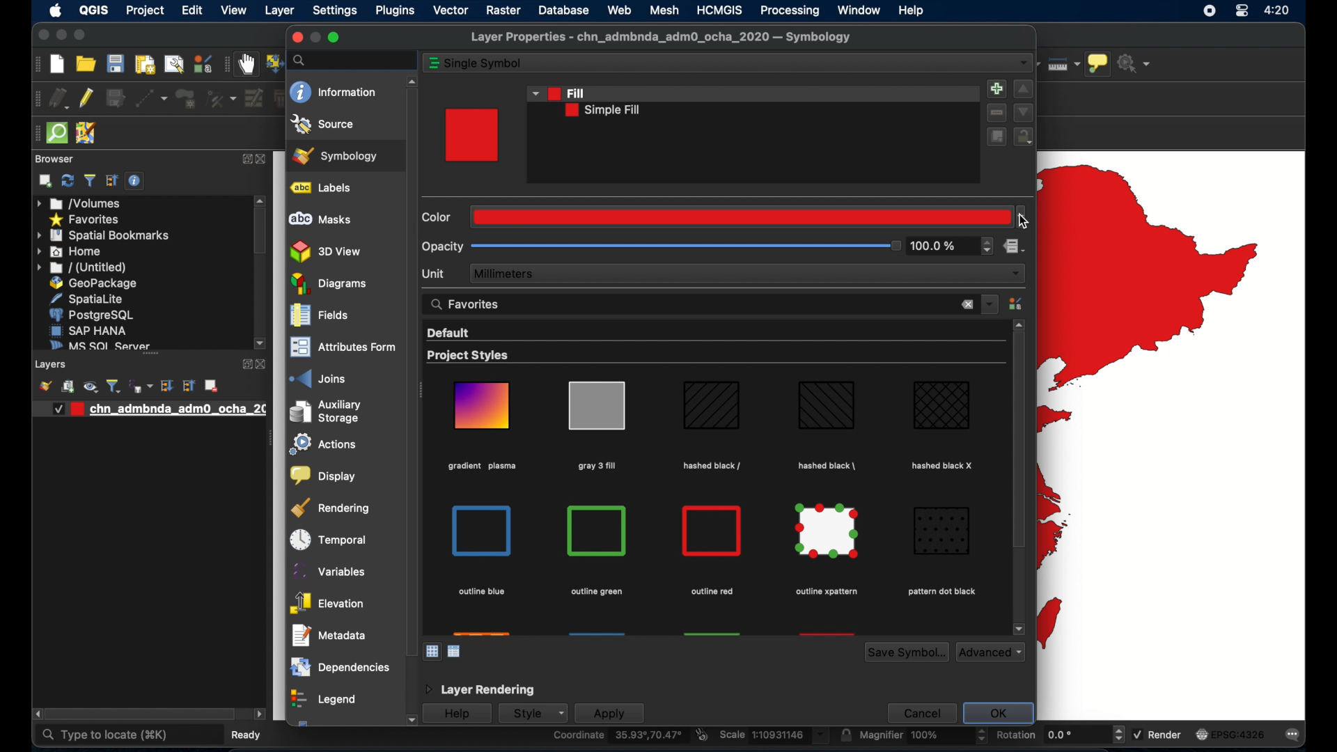 Image resolution: width=1337 pixels, height=752 pixels. I want to click on collapse, so click(187, 386).